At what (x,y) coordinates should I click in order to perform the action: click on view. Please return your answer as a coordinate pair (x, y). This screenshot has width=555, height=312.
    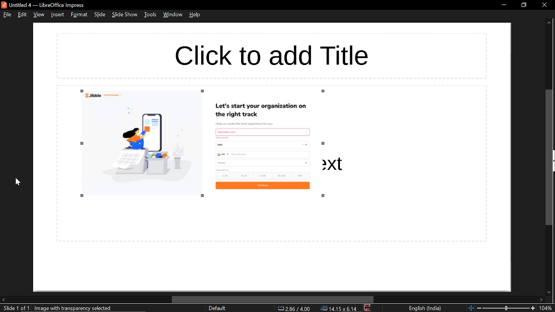
    Looking at the image, I should click on (39, 15).